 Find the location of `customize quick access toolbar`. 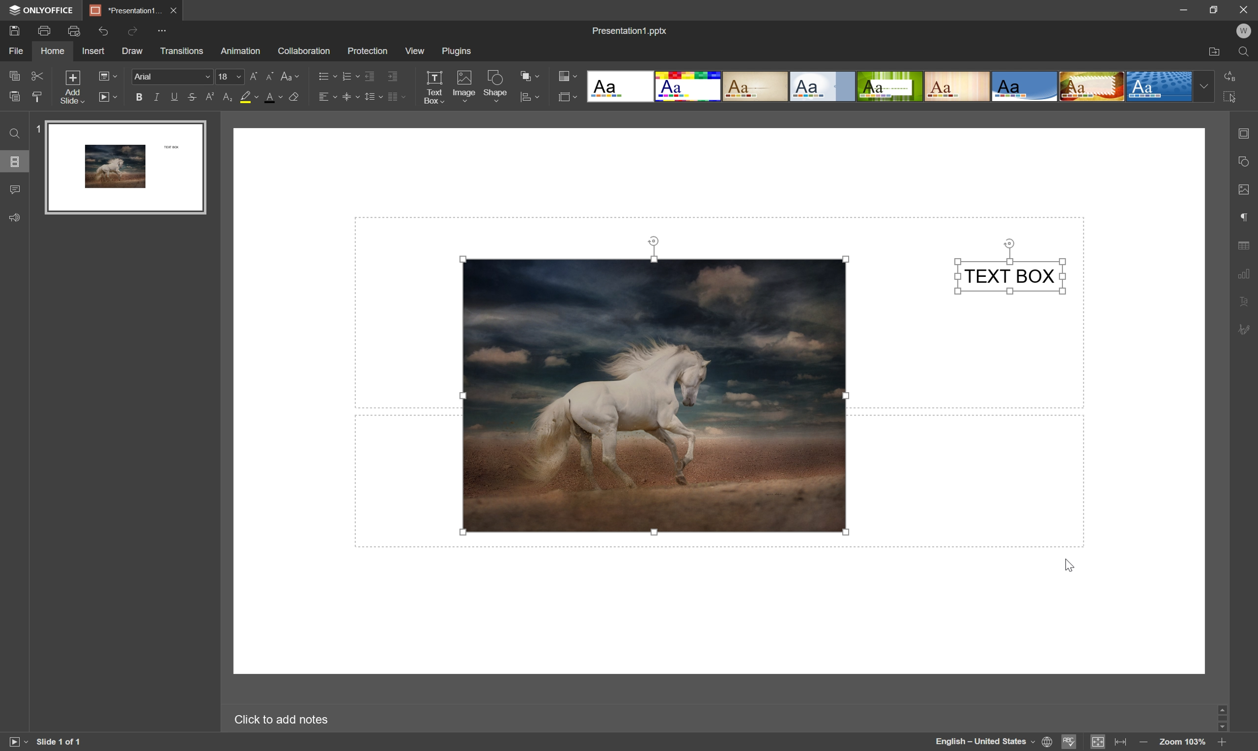

customize quick access toolbar is located at coordinates (168, 29).